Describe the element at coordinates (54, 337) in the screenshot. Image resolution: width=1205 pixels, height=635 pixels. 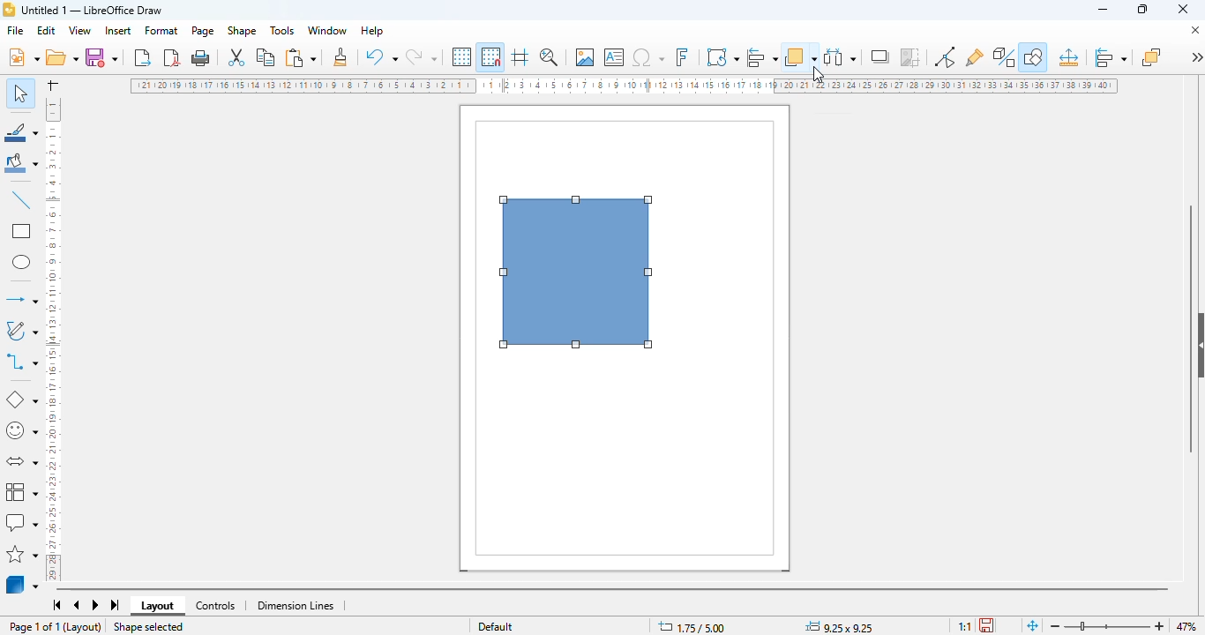
I see `ruler` at that location.